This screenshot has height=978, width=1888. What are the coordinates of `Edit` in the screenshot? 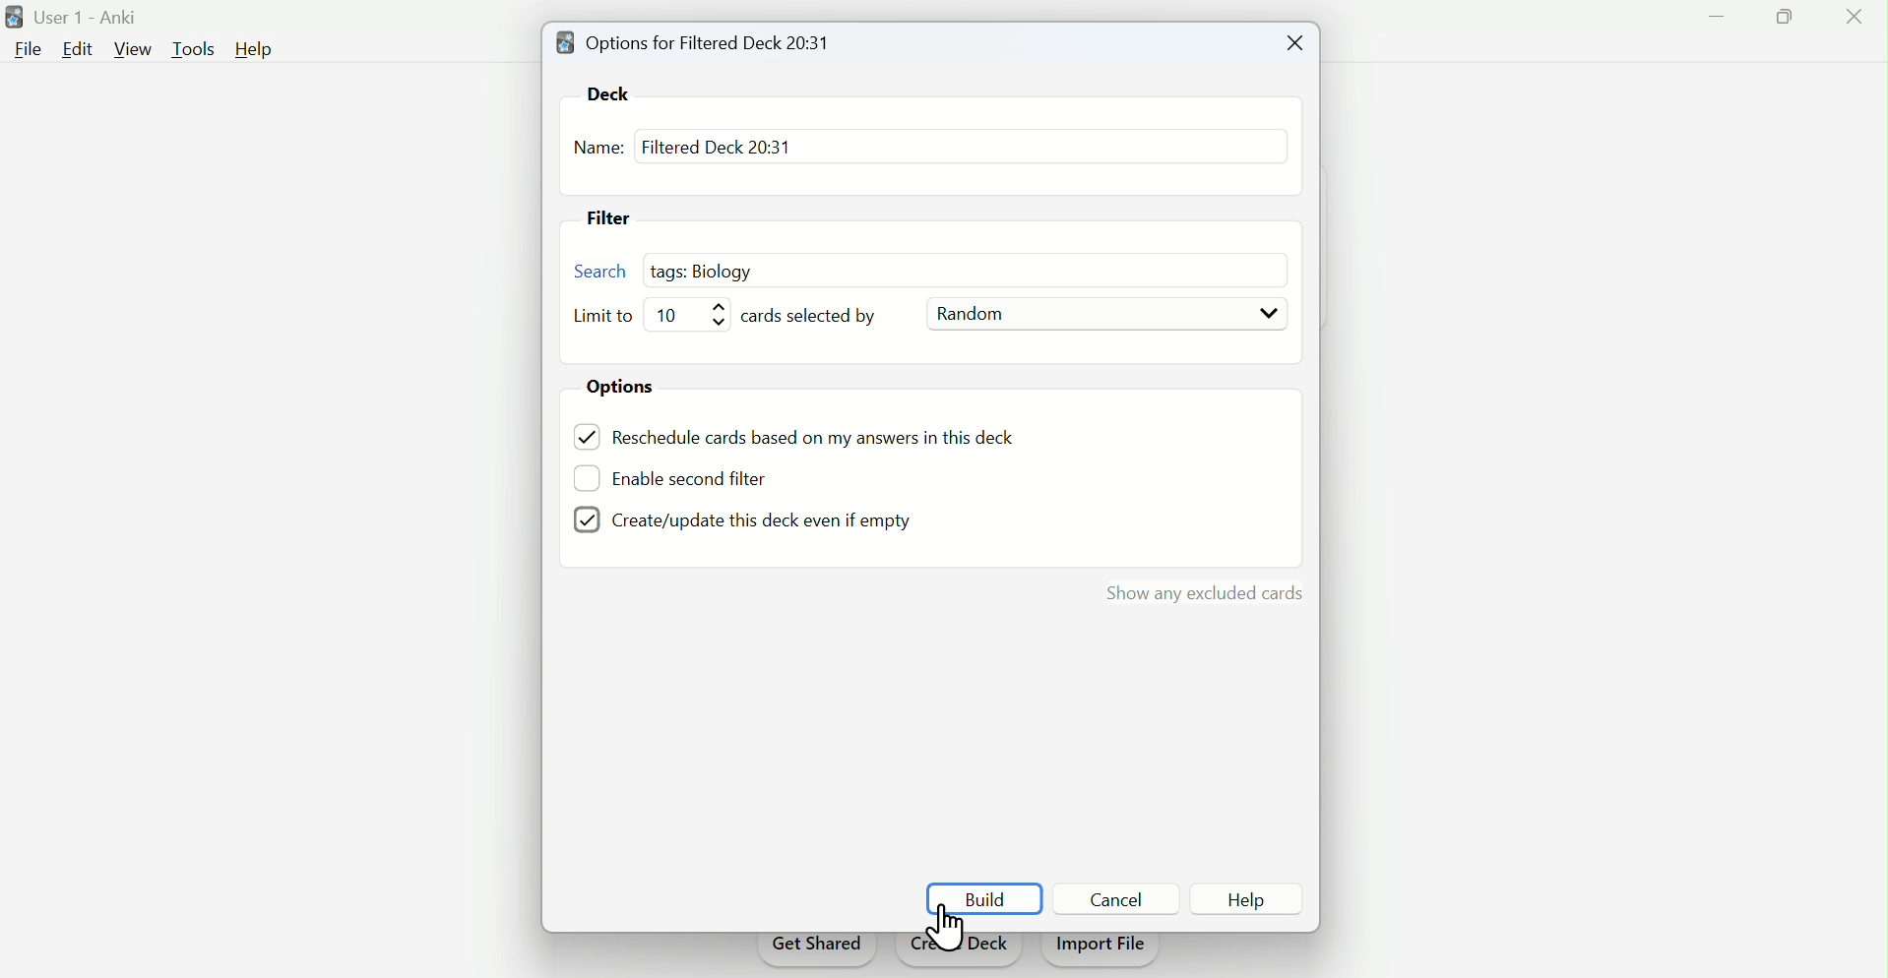 It's located at (76, 48).